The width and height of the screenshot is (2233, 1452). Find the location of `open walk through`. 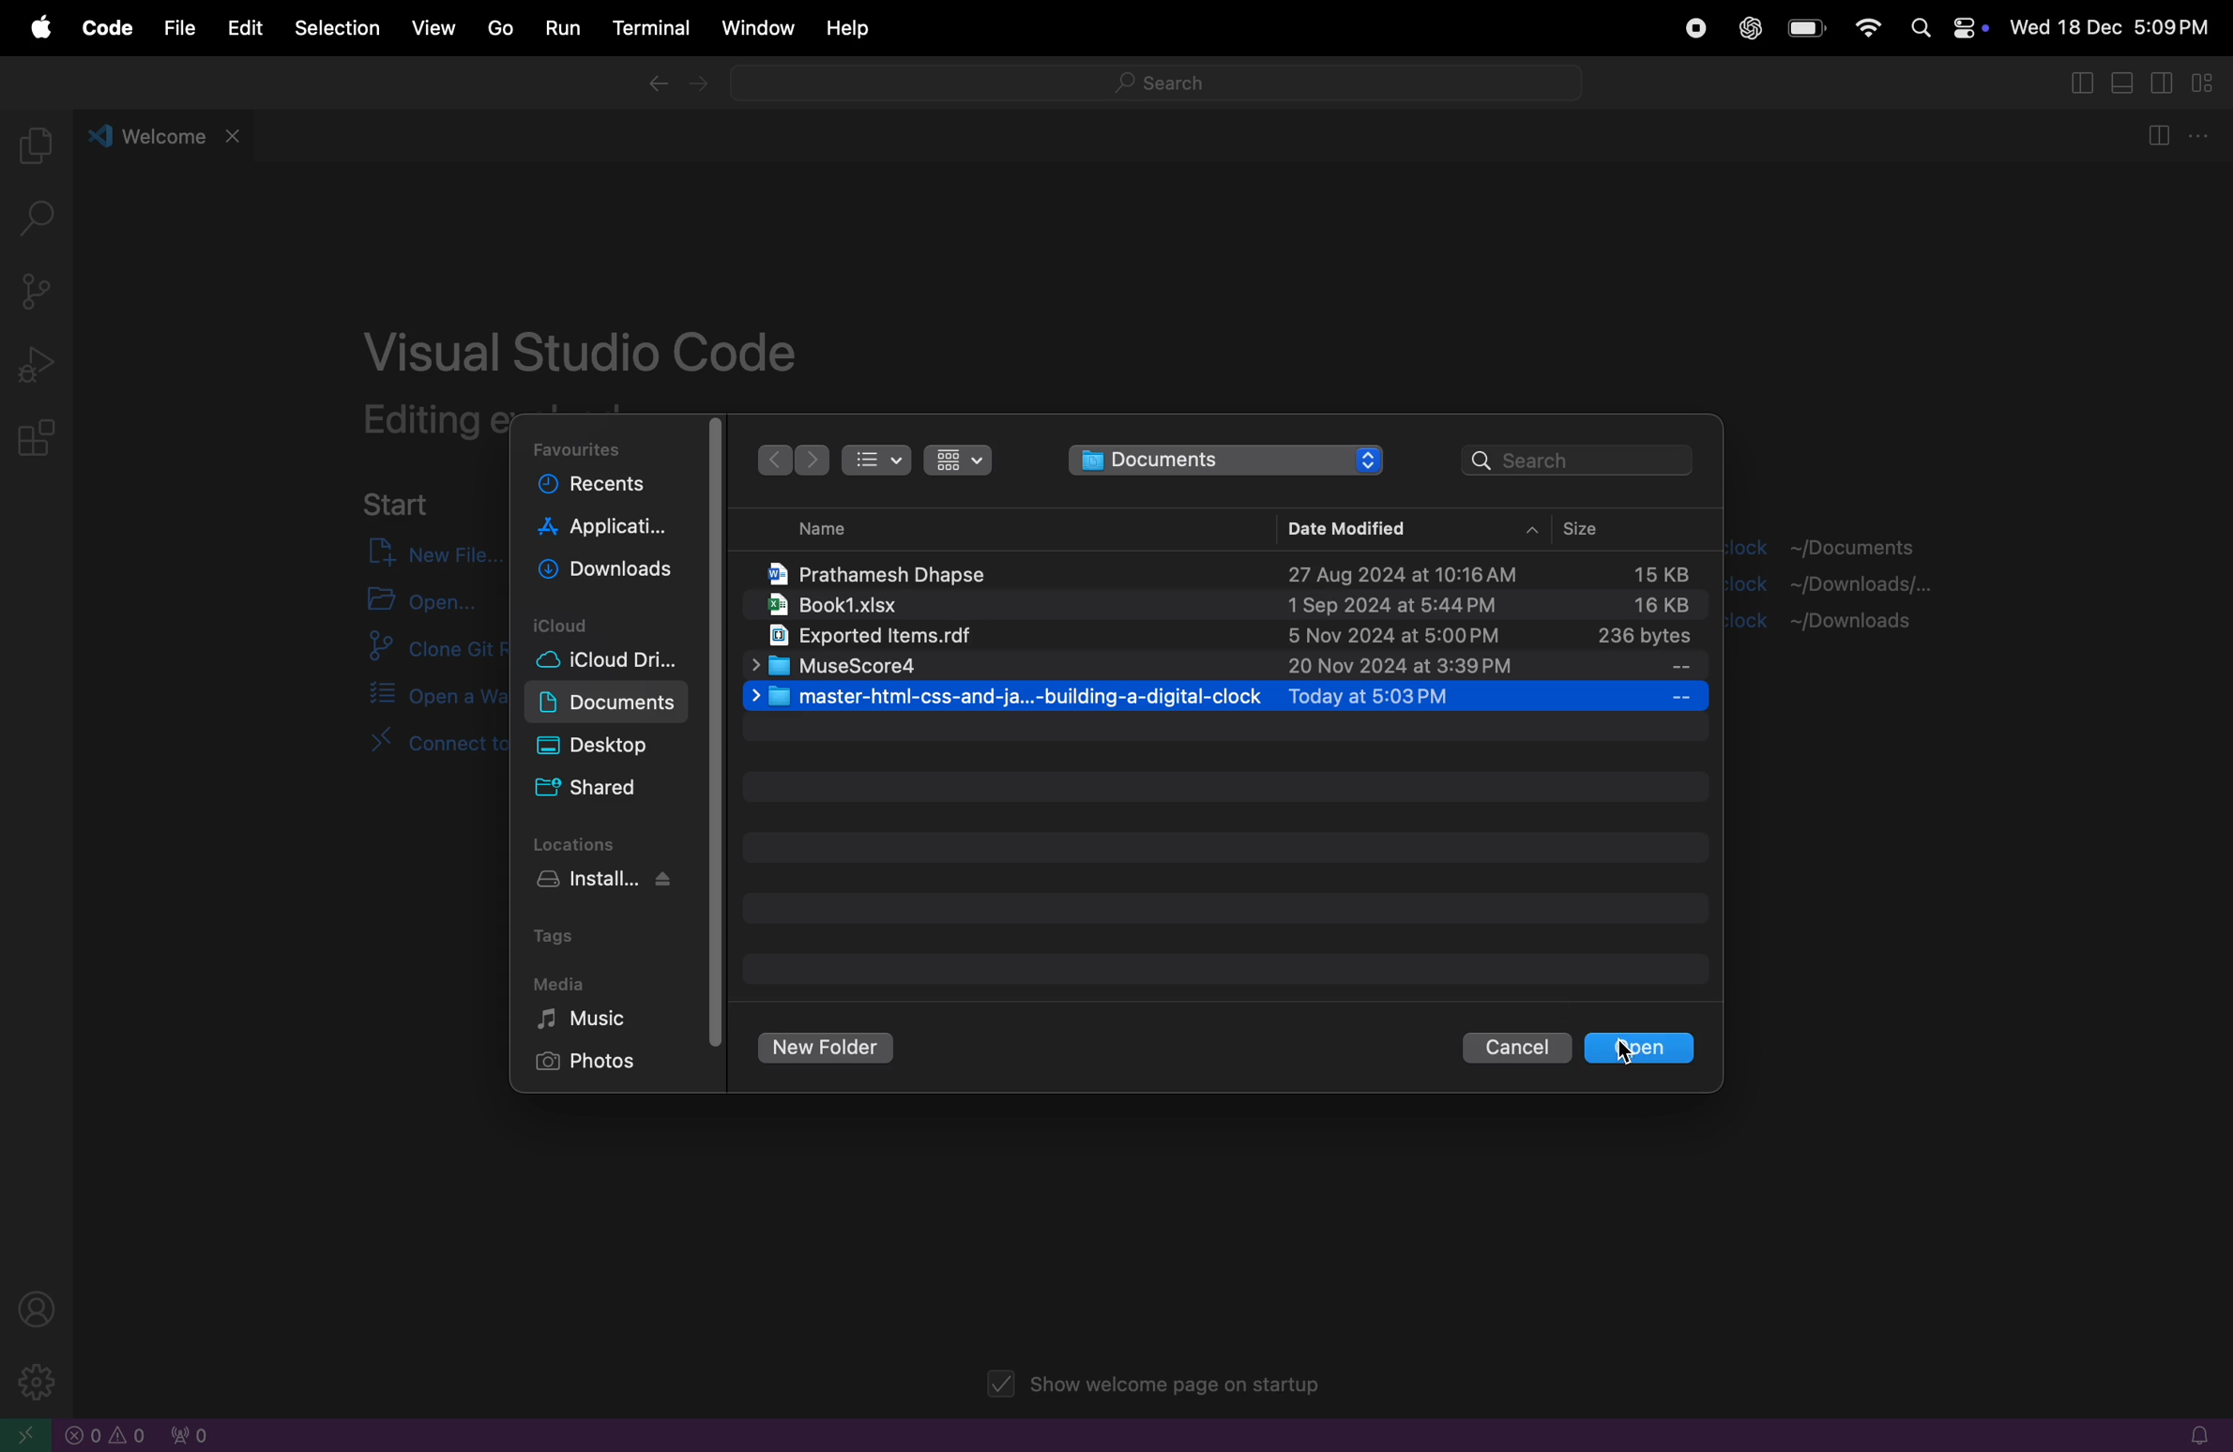

open walk through is located at coordinates (415, 697).